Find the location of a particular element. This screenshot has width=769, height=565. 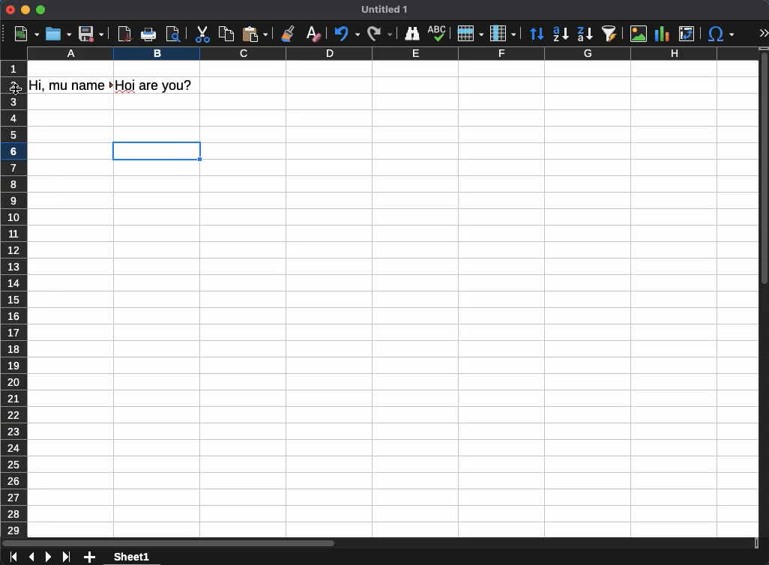

first sheet is located at coordinates (15, 557).